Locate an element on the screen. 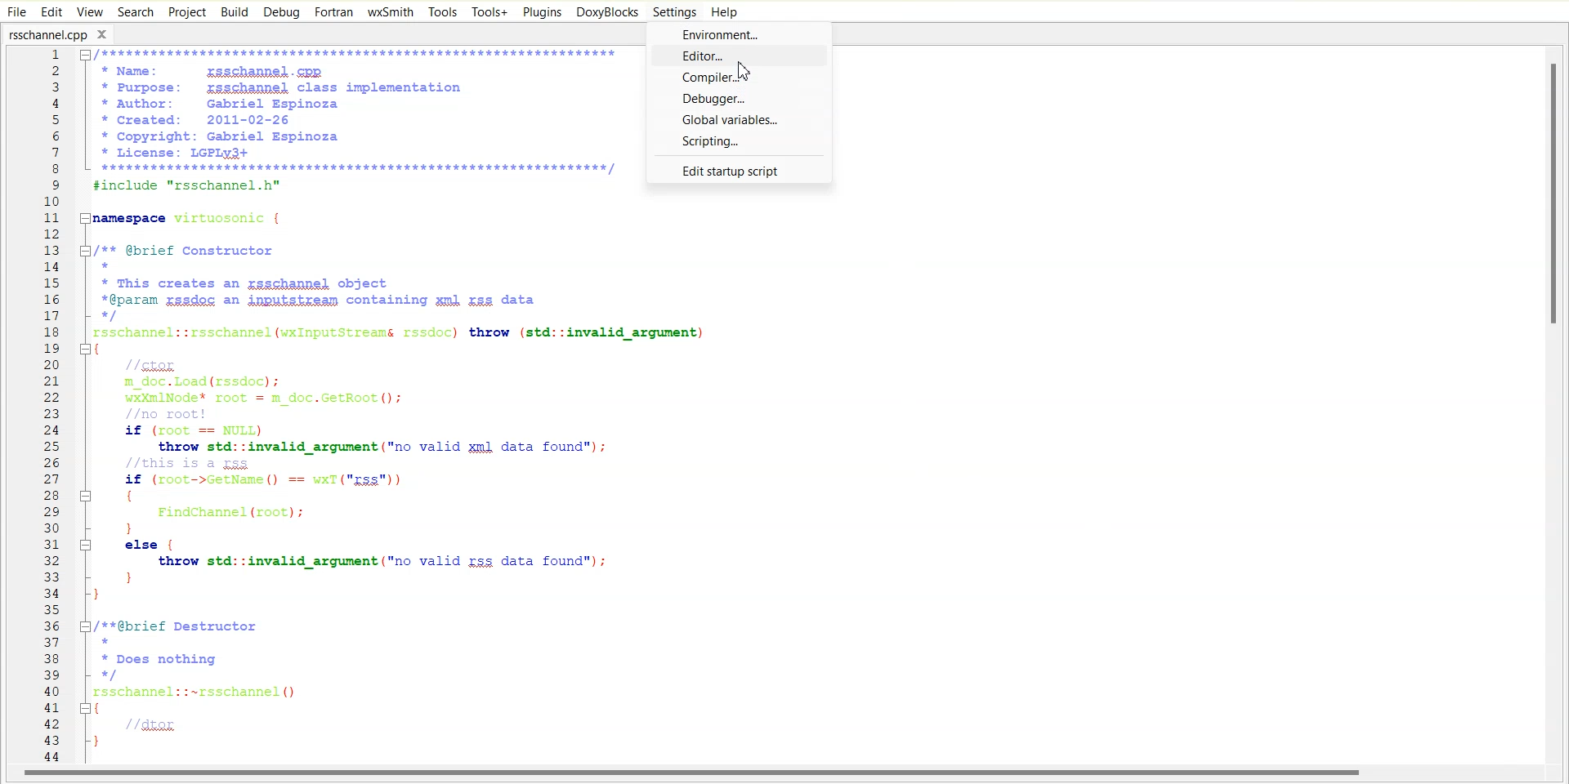  Editor is located at coordinates (743, 55).